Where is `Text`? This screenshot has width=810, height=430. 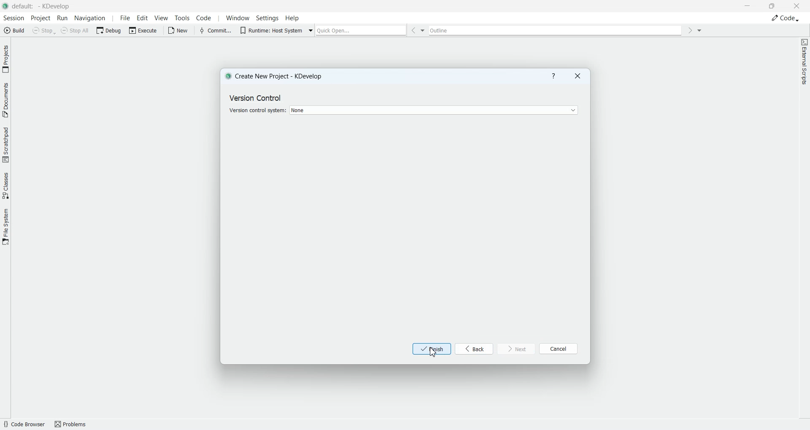
Text is located at coordinates (257, 97).